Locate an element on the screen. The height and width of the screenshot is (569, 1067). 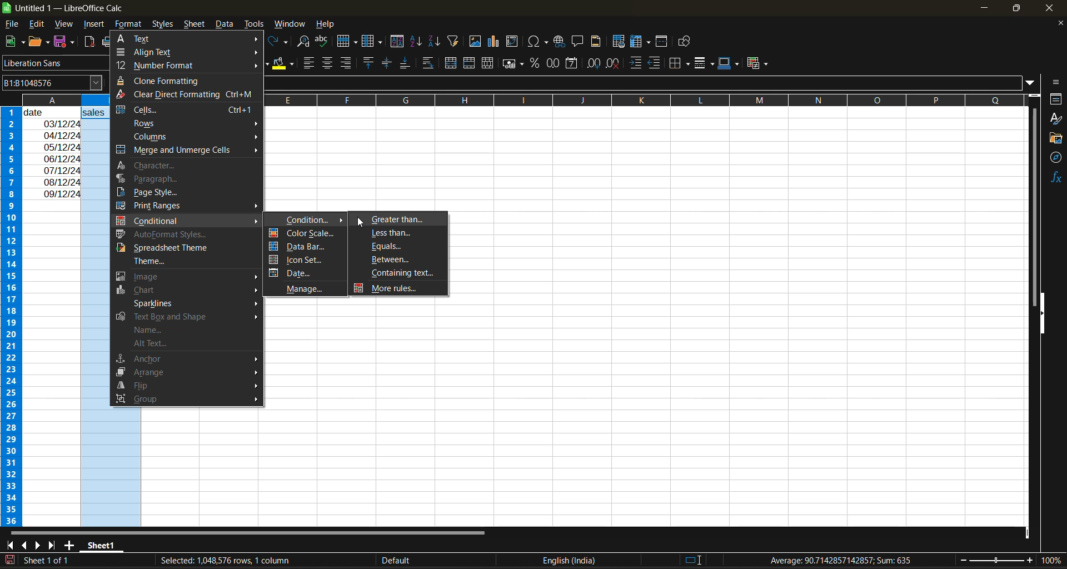
gallery is located at coordinates (1056, 138).